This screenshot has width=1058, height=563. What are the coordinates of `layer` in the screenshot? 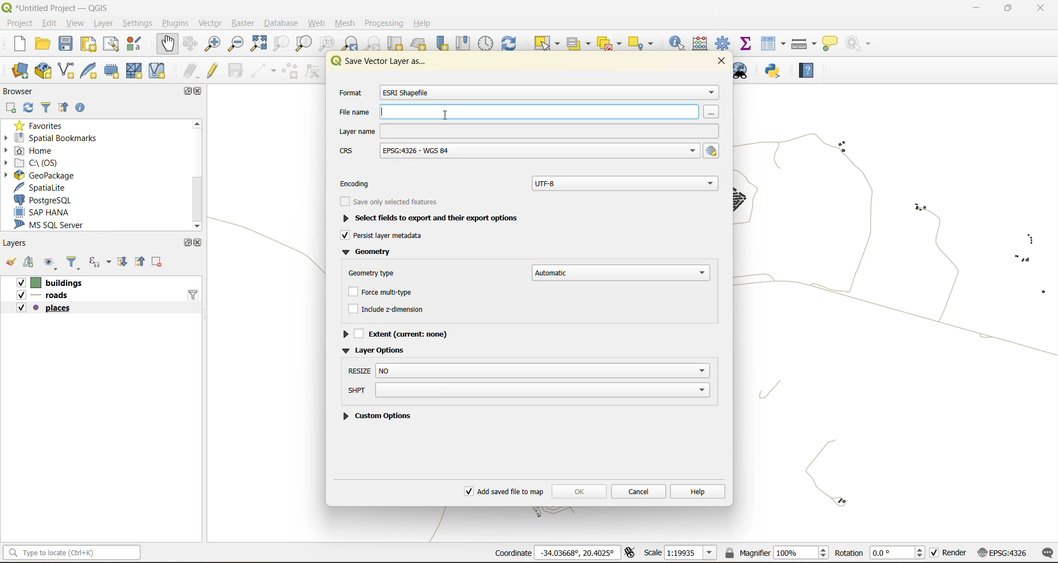 It's located at (103, 23).